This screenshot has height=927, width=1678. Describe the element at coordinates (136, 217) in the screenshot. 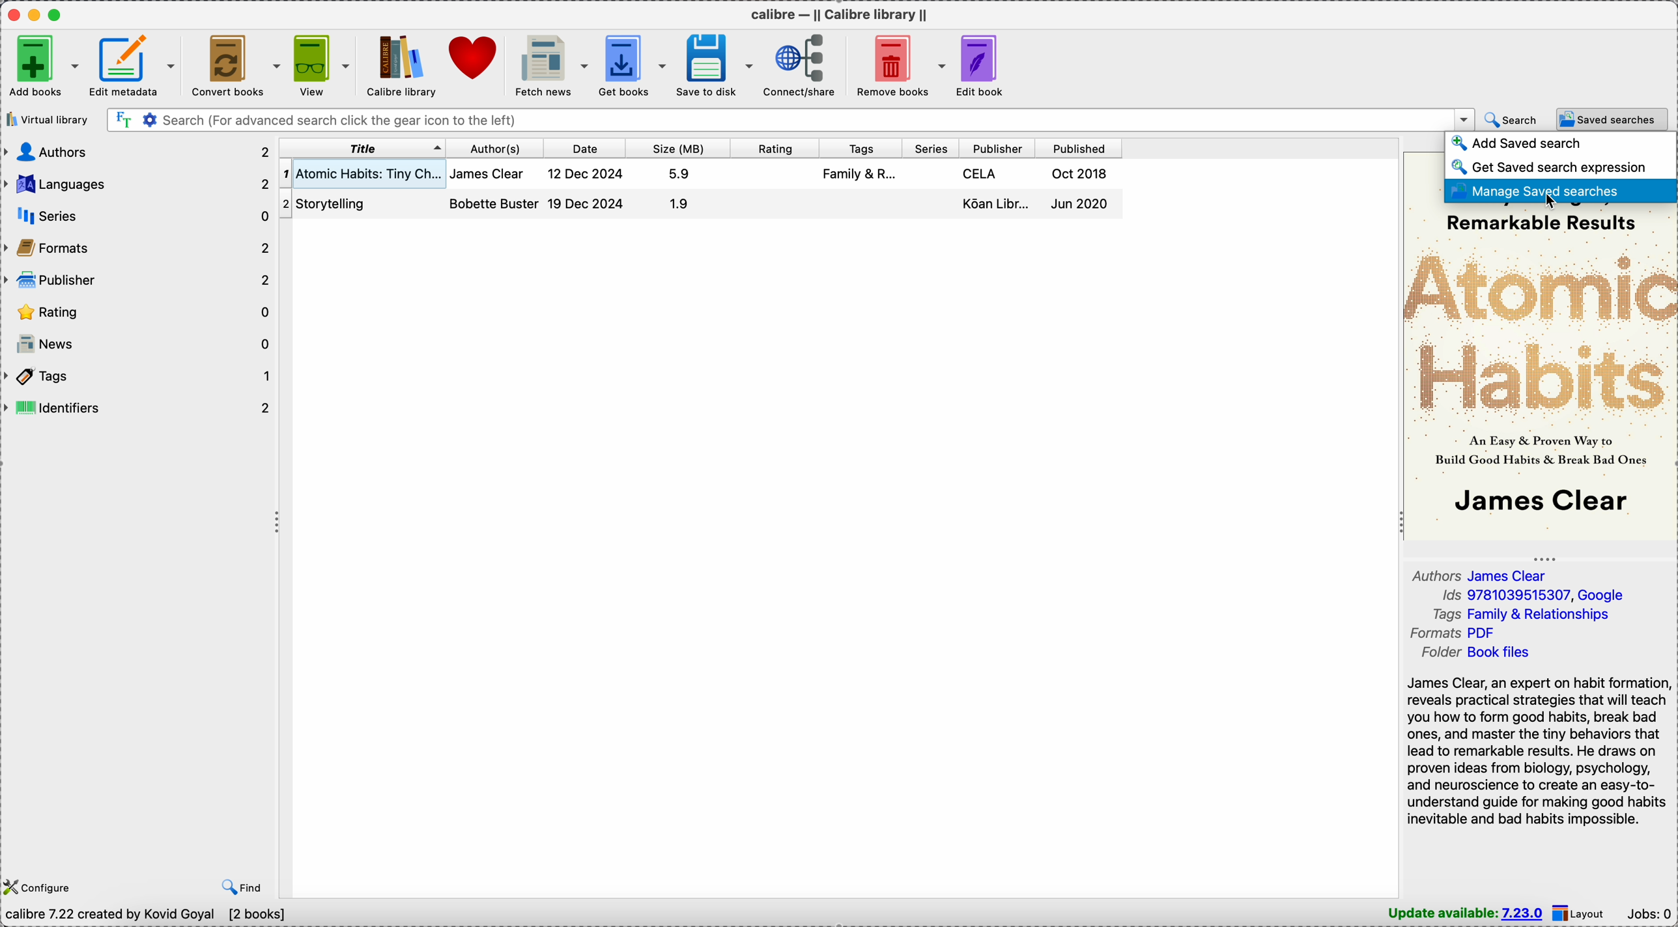

I see `series` at that location.